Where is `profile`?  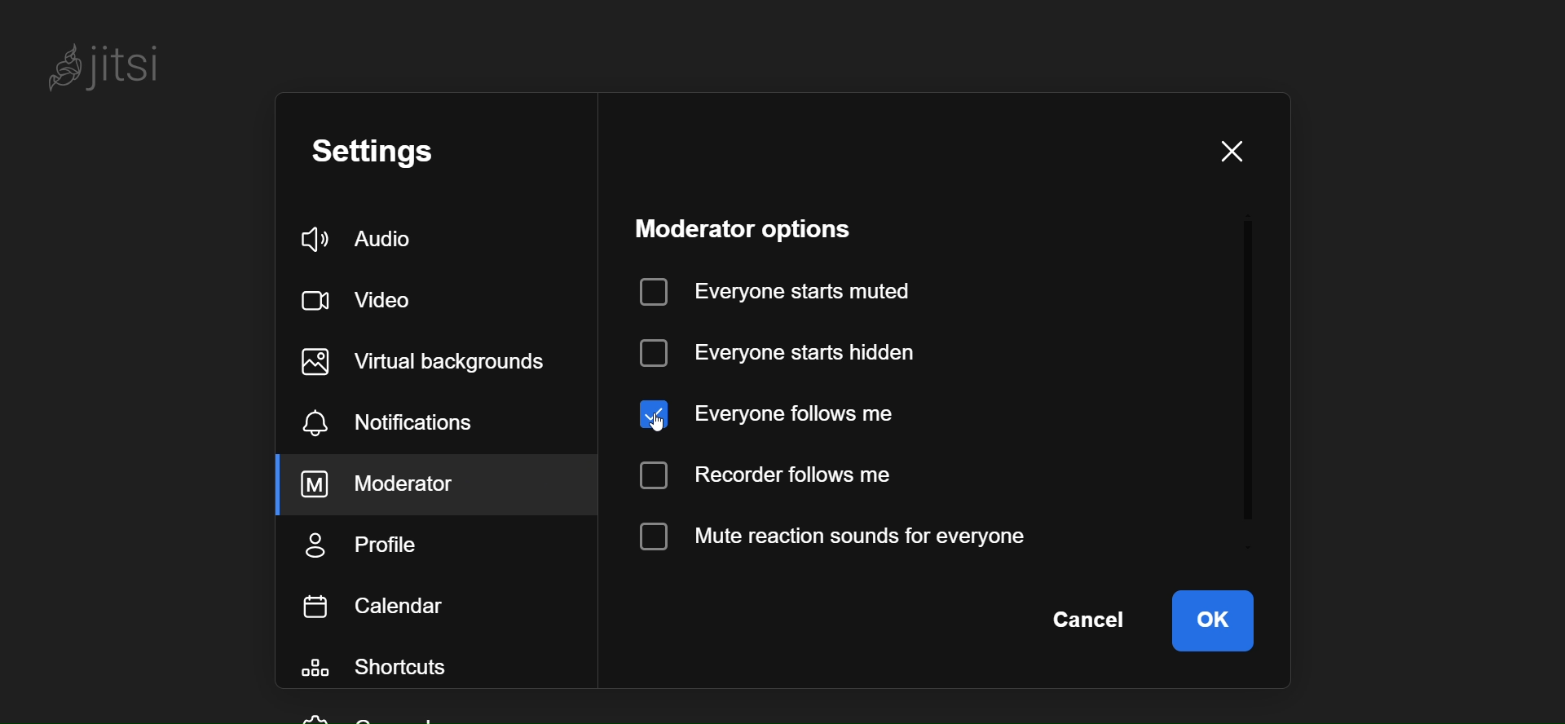
profile is located at coordinates (364, 546).